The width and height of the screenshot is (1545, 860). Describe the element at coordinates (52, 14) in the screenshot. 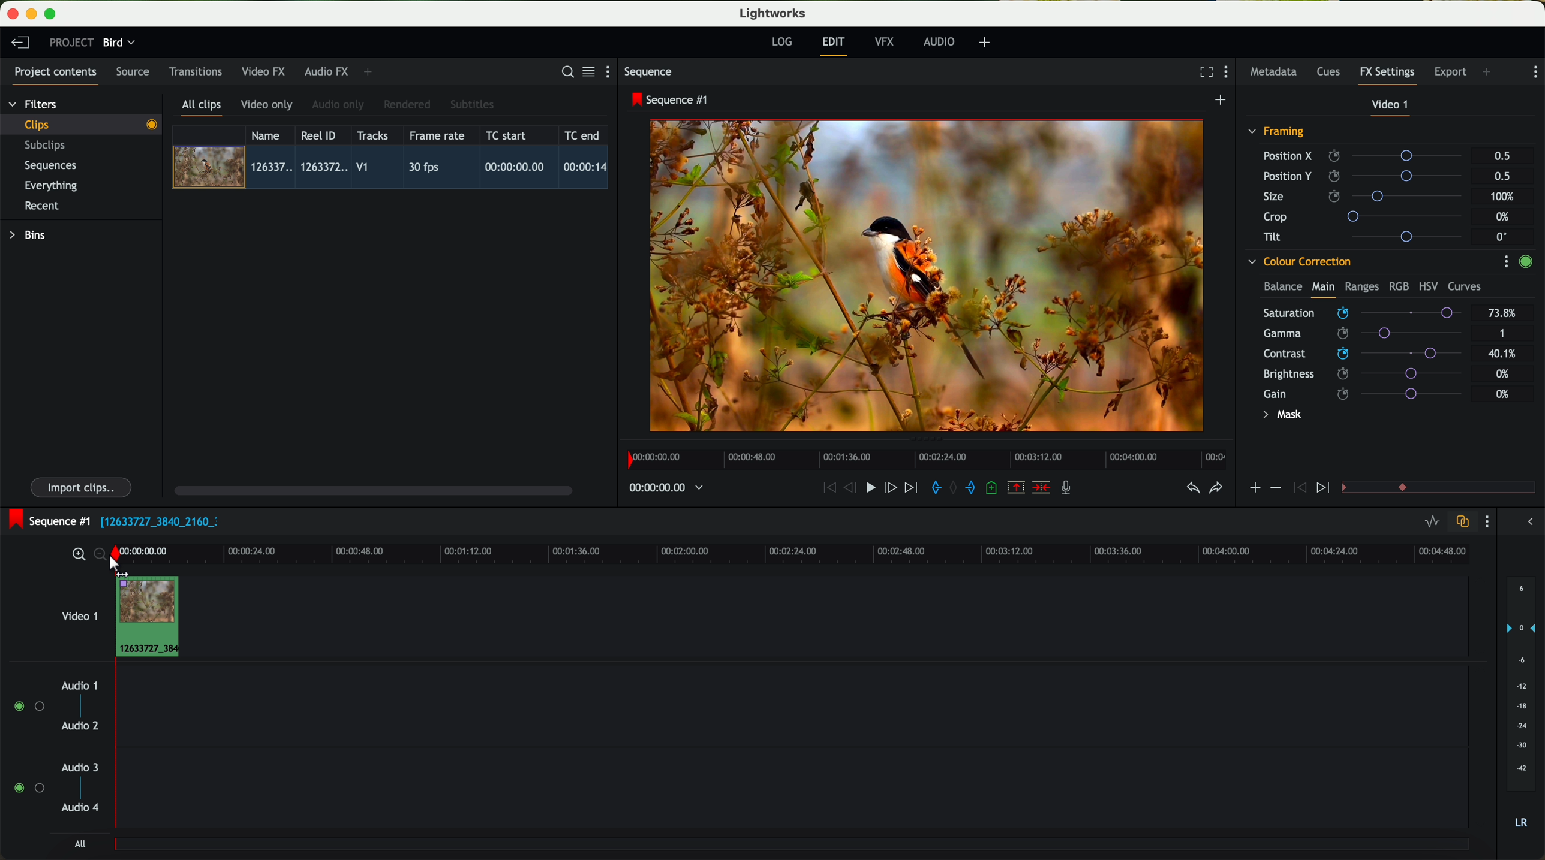

I see `maximize program` at that location.